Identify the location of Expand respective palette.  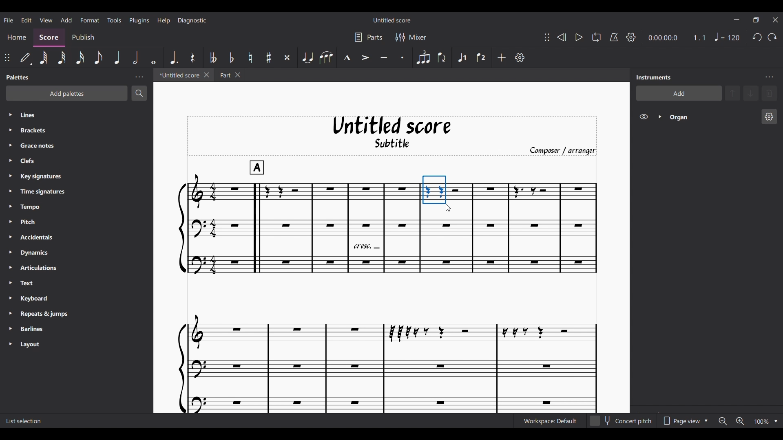
(10, 229).